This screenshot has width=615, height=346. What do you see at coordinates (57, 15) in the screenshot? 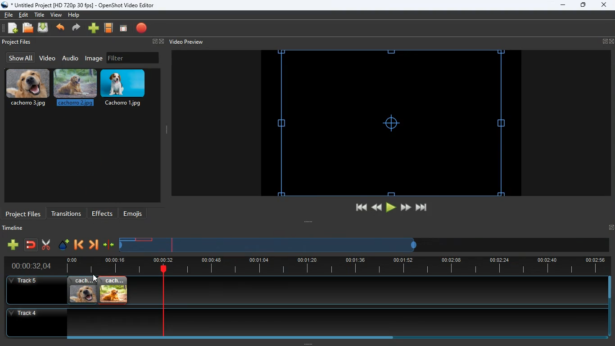
I see `view` at bounding box center [57, 15].